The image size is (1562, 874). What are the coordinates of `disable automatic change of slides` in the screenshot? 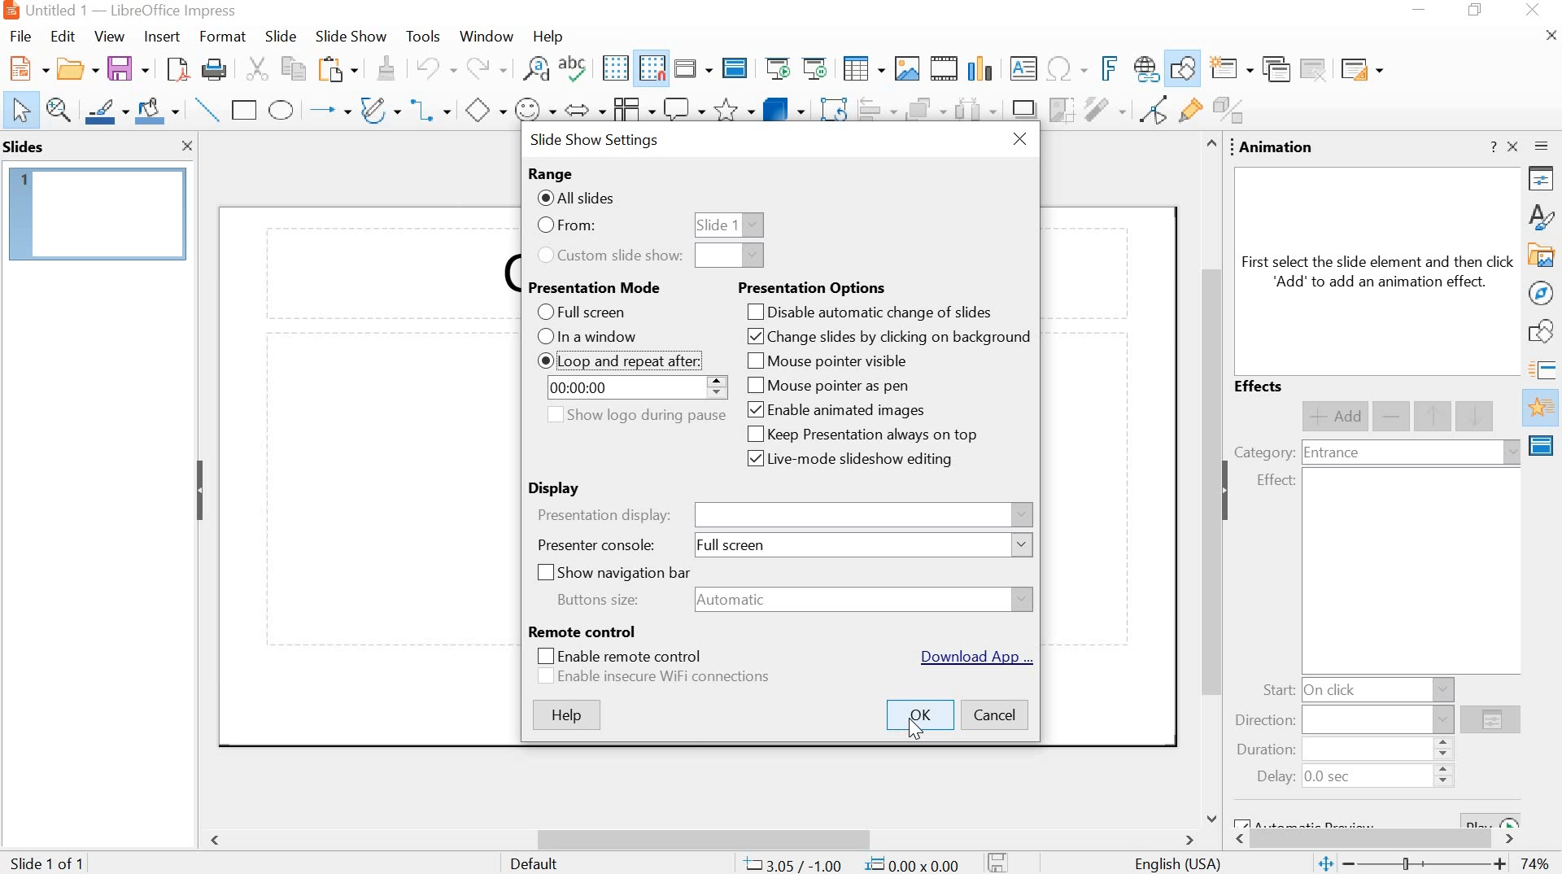 It's located at (870, 312).